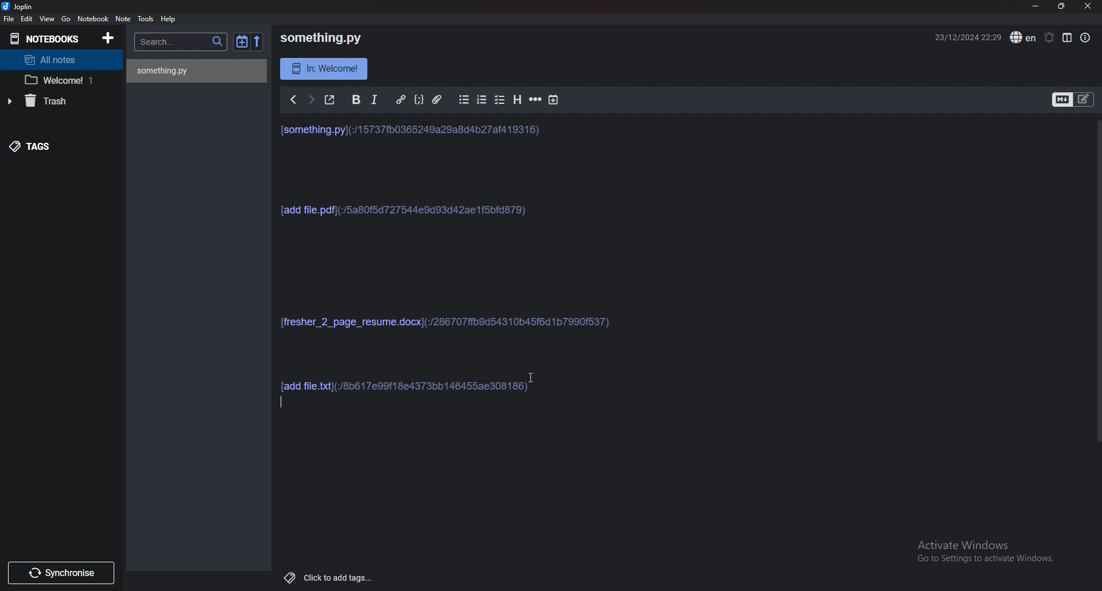 Image resolution: width=1102 pixels, height=591 pixels. What do you see at coordinates (43, 37) in the screenshot?
I see `Notebooks` at bounding box center [43, 37].